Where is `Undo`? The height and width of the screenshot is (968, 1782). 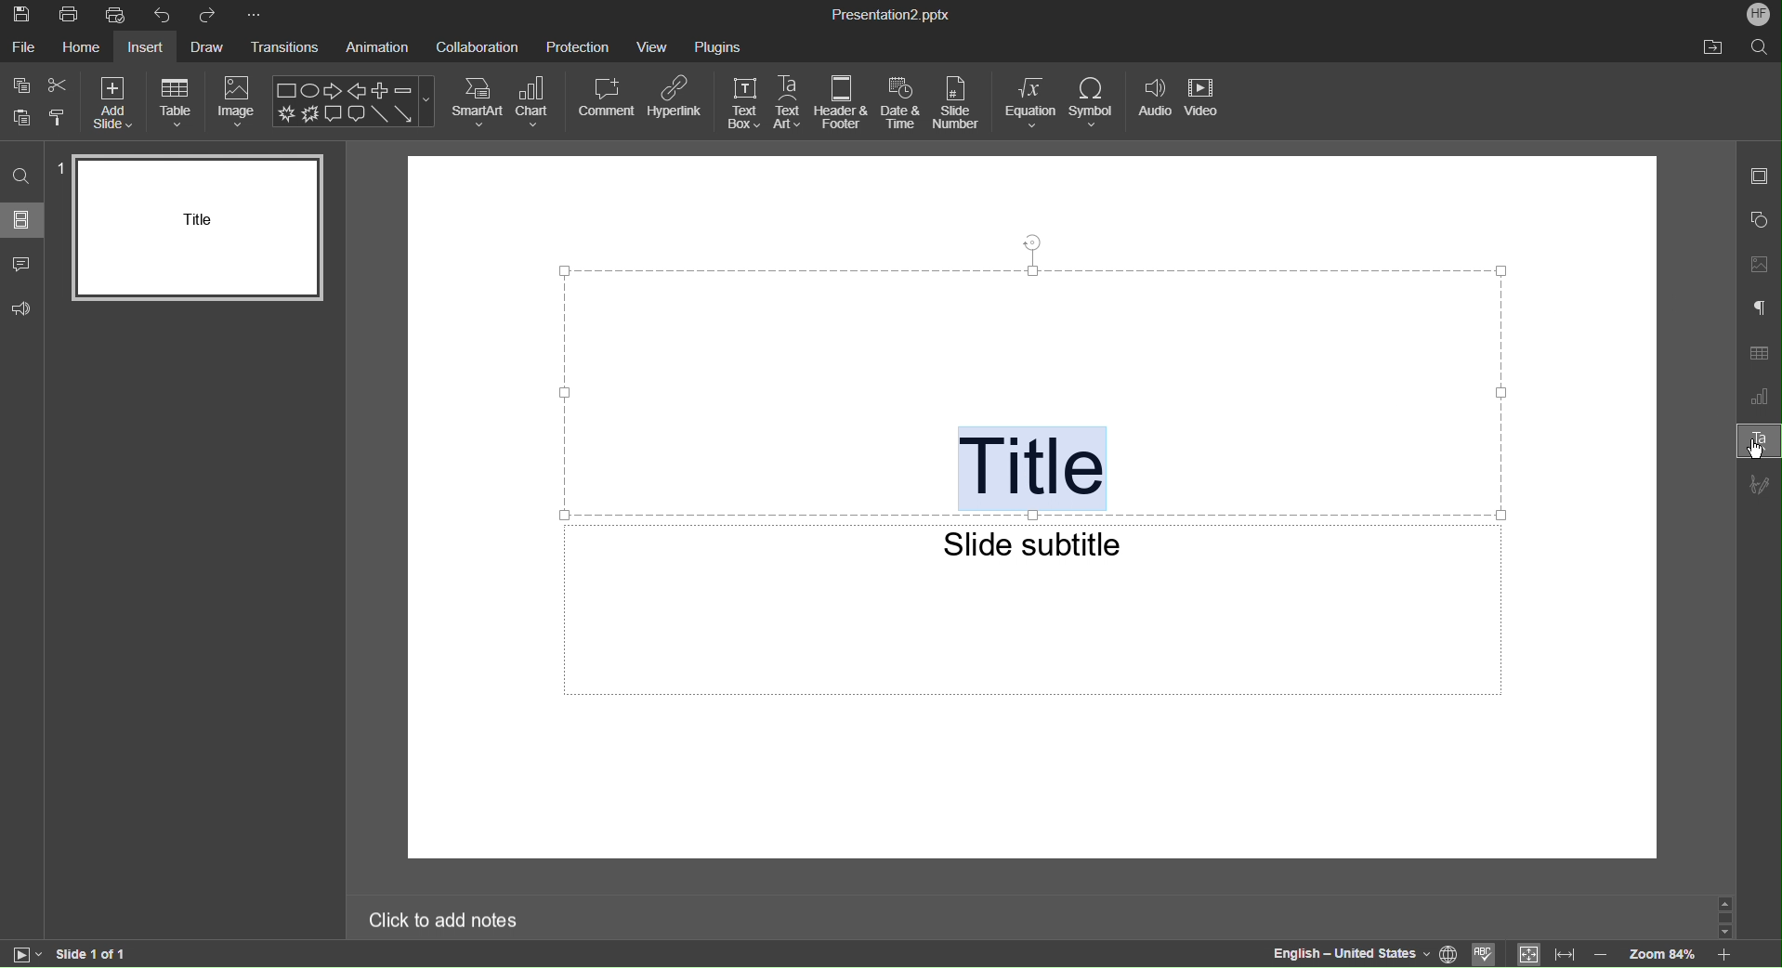
Undo is located at coordinates (163, 15).